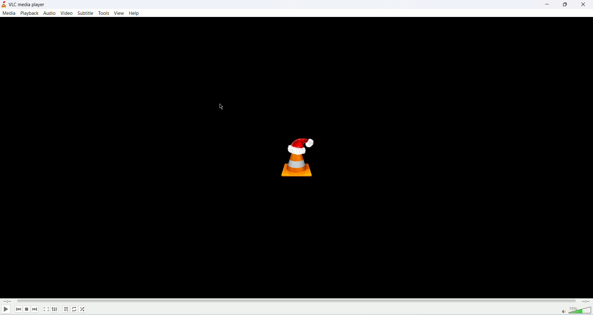 Image resolution: width=593 pixels, height=315 pixels. Describe the element at coordinates (50, 14) in the screenshot. I see `audio` at that location.